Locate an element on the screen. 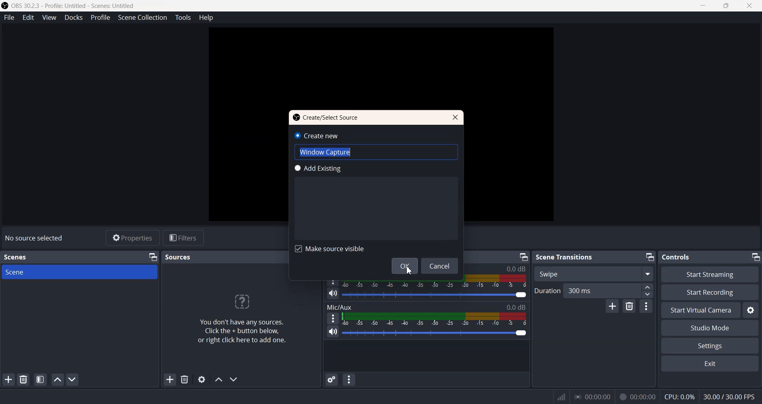 This screenshot has height=404, width=762. Start Streaming is located at coordinates (710, 274).